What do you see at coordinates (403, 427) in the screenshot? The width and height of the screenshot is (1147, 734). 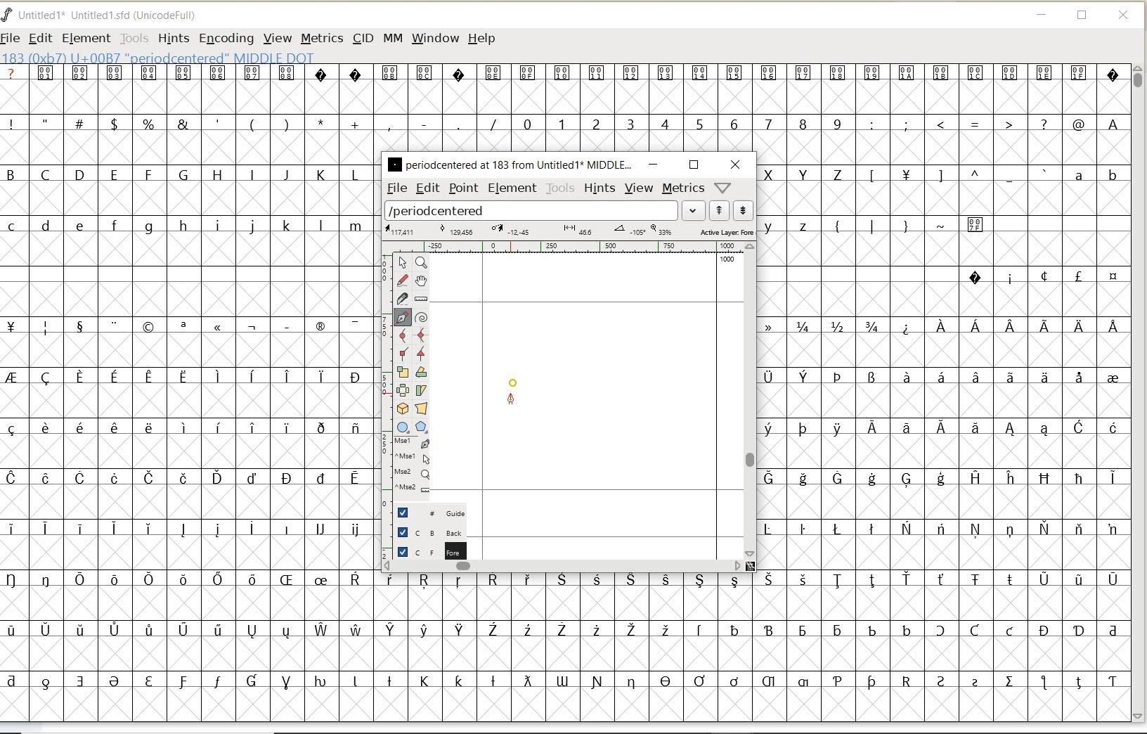 I see `rectangle or ellipse` at bounding box center [403, 427].